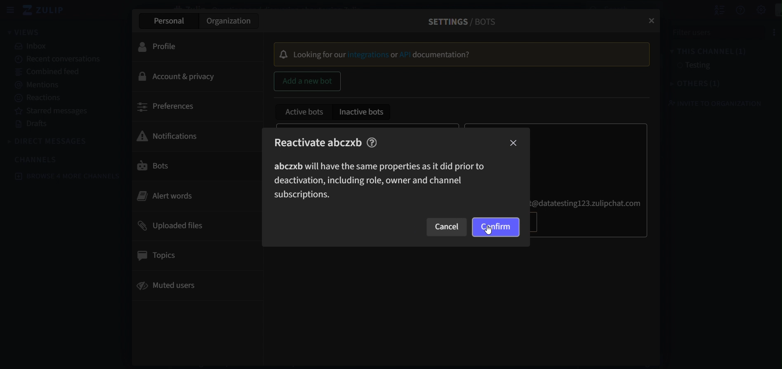 This screenshot has width=782, height=369. What do you see at coordinates (283, 54) in the screenshot?
I see `Bell Icon` at bounding box center [283, 54].